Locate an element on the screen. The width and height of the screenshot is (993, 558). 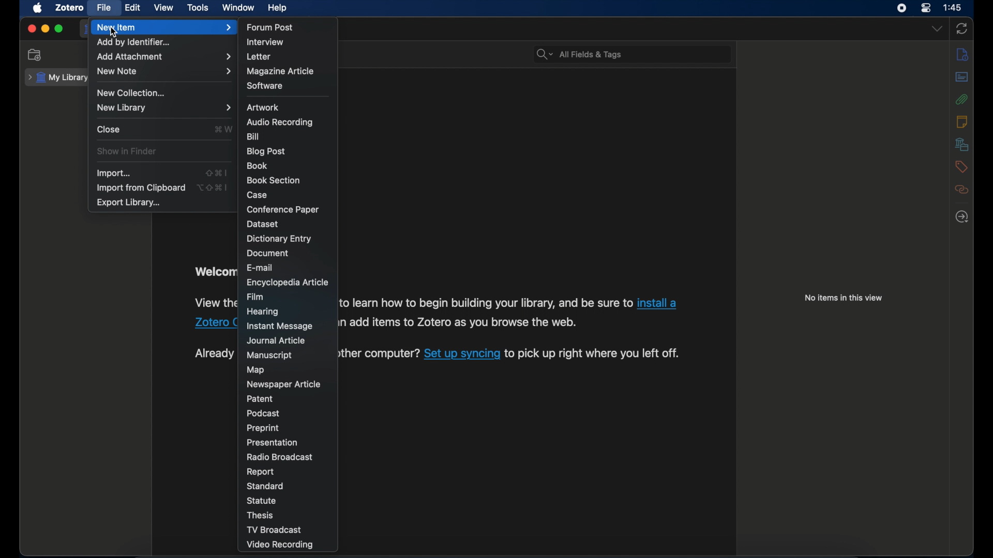
view is located at coordinates (164, 8).